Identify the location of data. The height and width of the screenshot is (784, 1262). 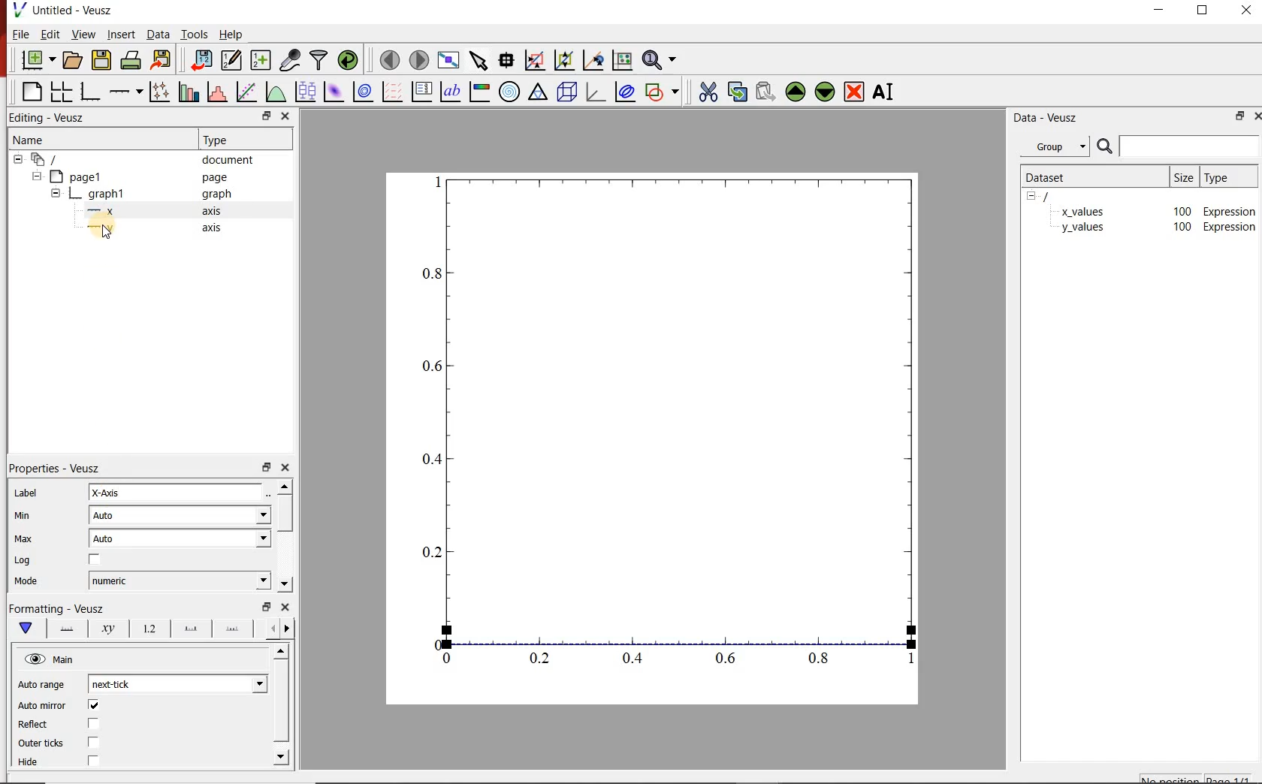
(158, 34).